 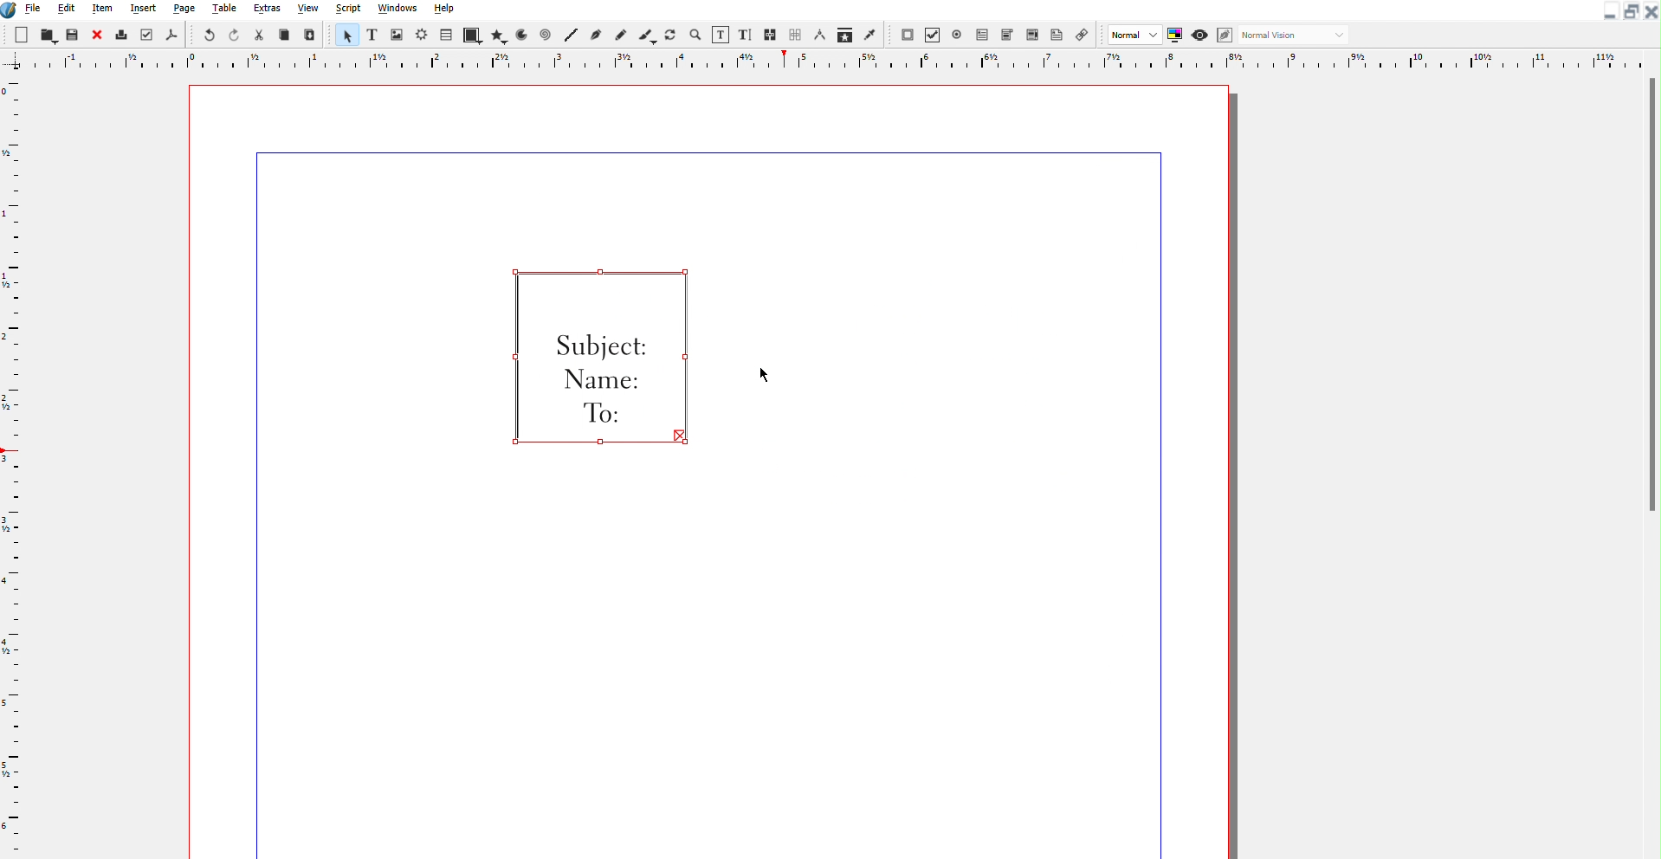 What do you see at coordinates (669, 34) in the screenshot?
I see `Refresh` at bounding box center [669, 34].